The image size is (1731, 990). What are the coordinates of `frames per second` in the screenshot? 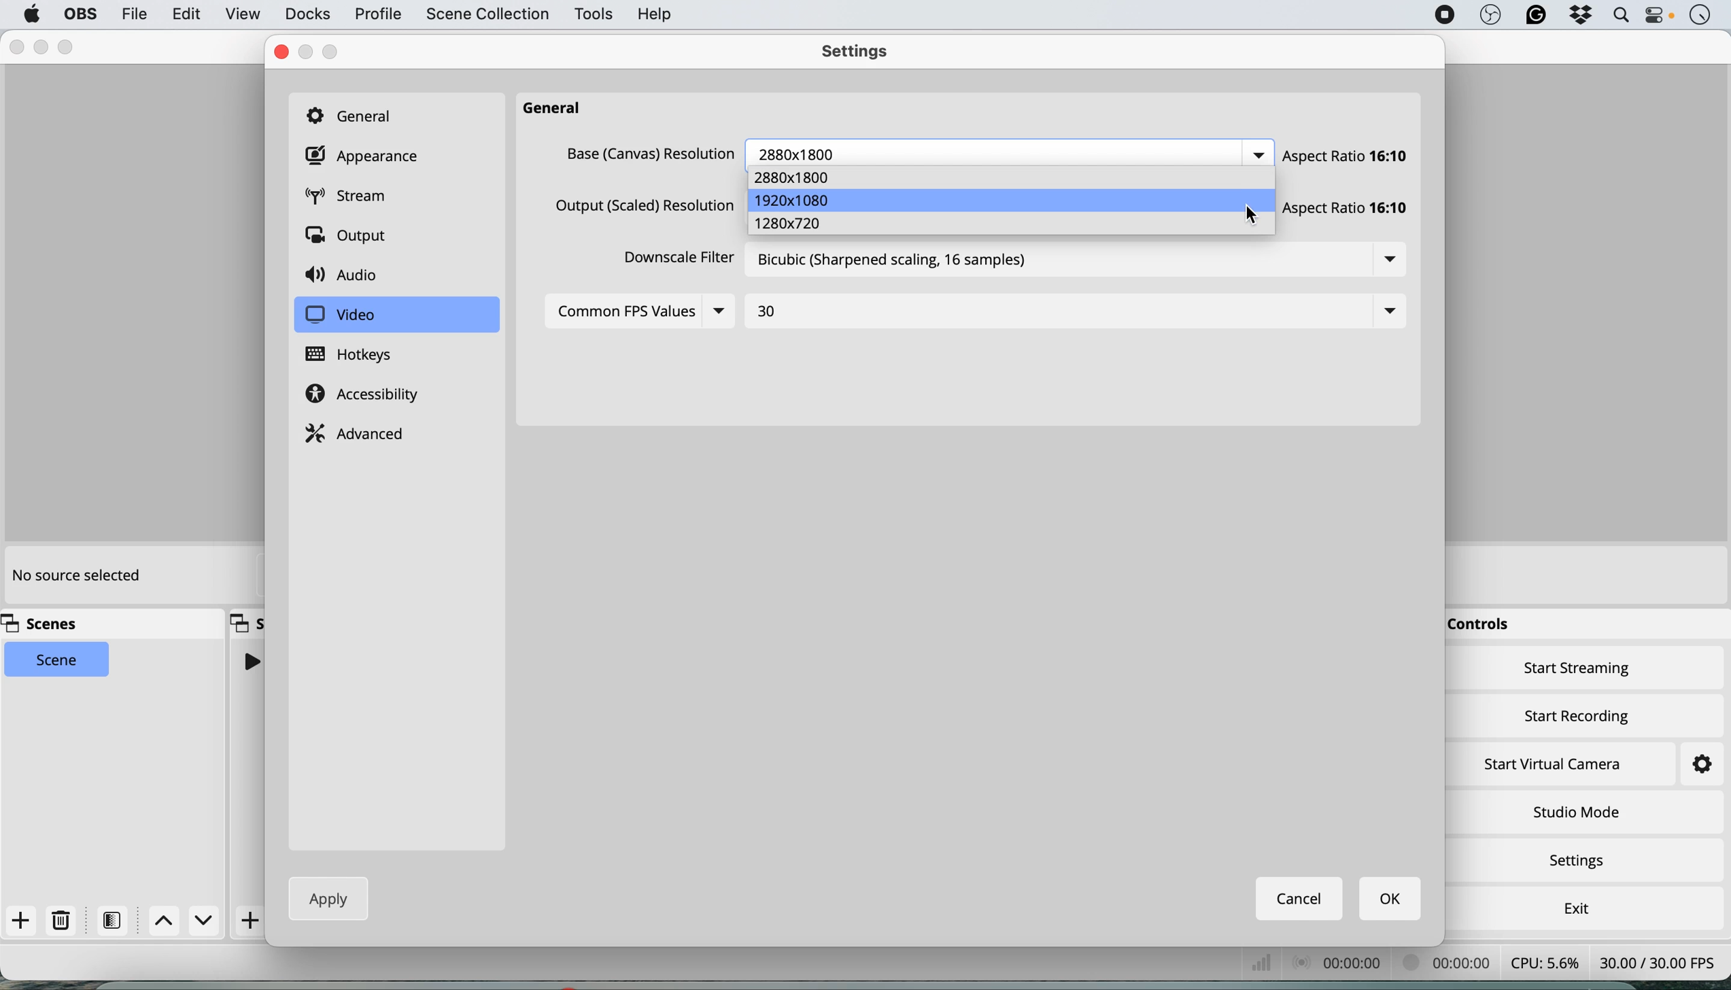 It's located at (1264, 962).